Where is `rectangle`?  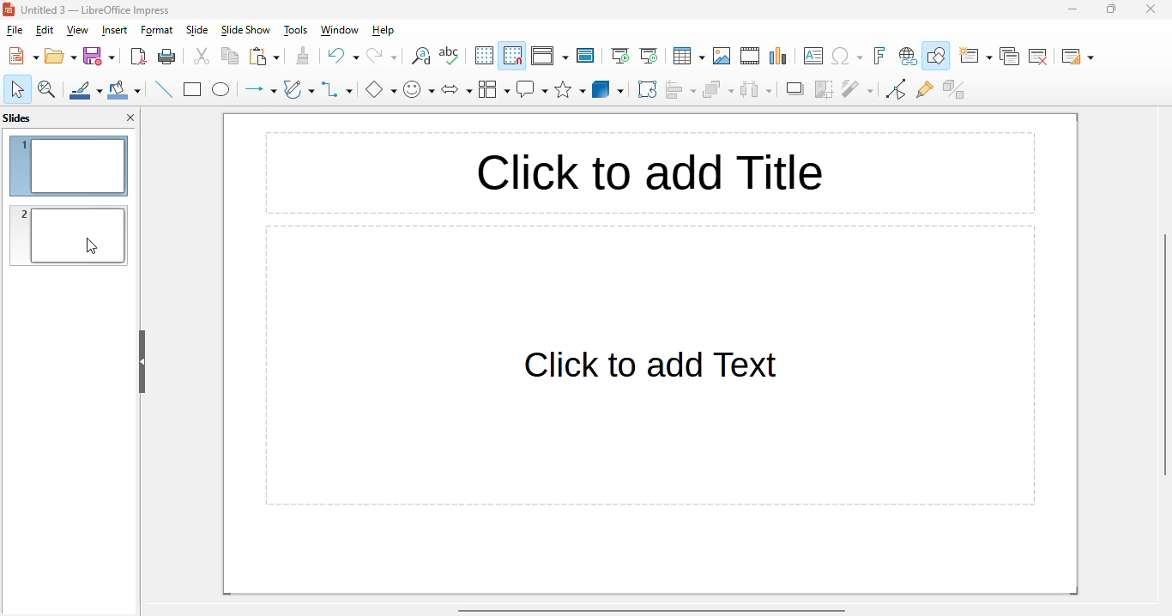 rectangle is located at coordinates (192, 90).